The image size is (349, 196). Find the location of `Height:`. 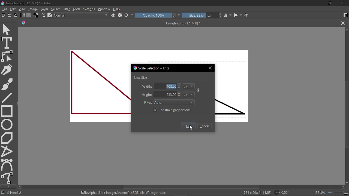

Height: is located at coordinates (146, 95).